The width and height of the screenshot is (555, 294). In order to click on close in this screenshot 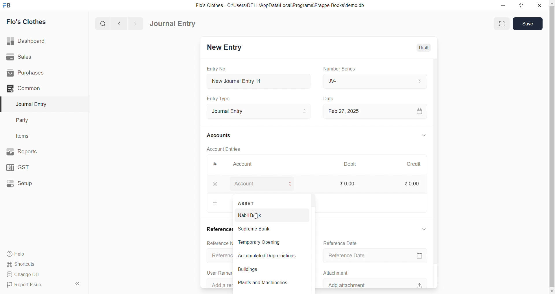, I will do `click(218, 184)`.